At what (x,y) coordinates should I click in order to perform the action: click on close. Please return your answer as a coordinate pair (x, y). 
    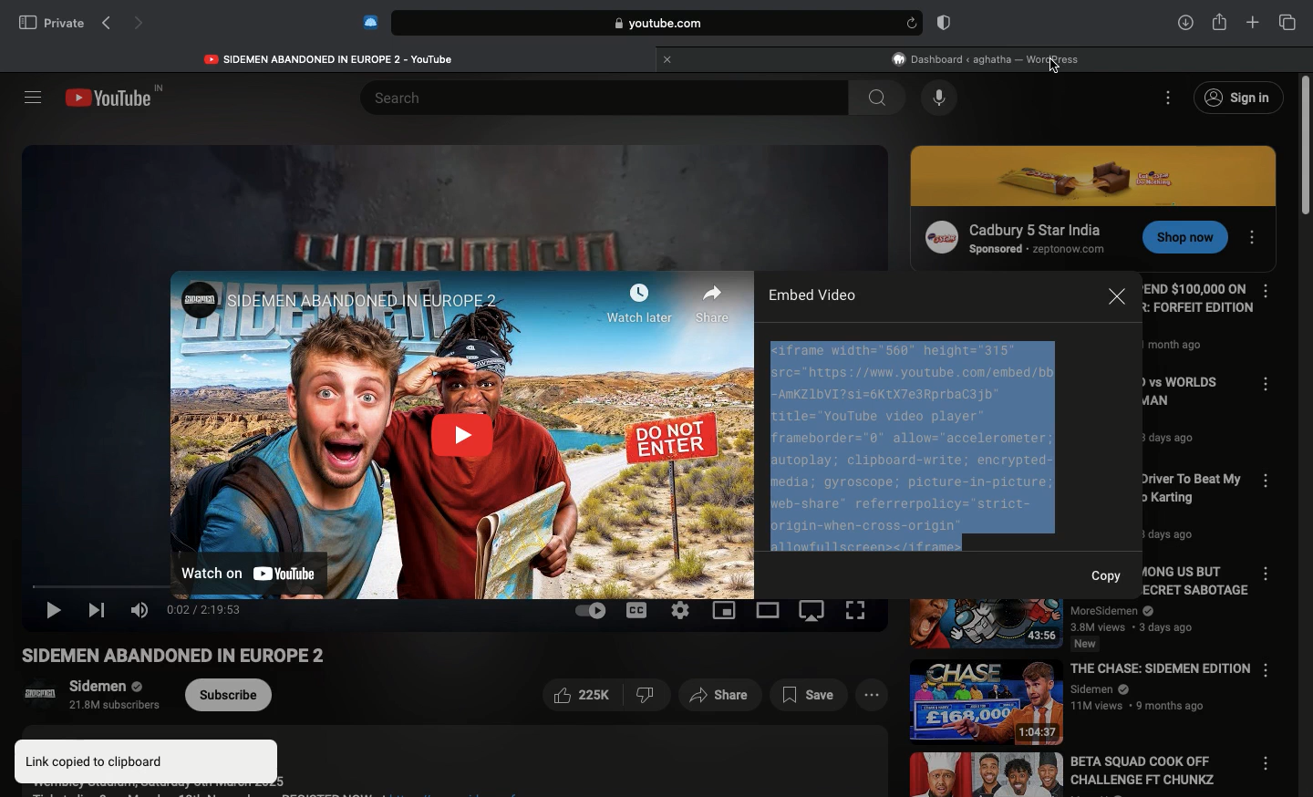
    Looking at the image, I should click on (665, 58).